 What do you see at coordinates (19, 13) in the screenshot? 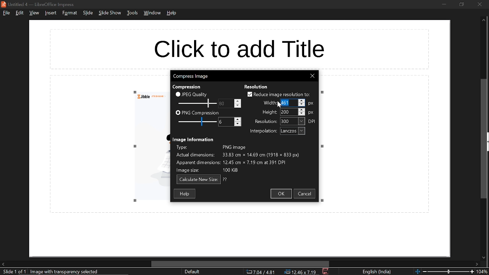
I see `edit` at bounding box center [19, 13].